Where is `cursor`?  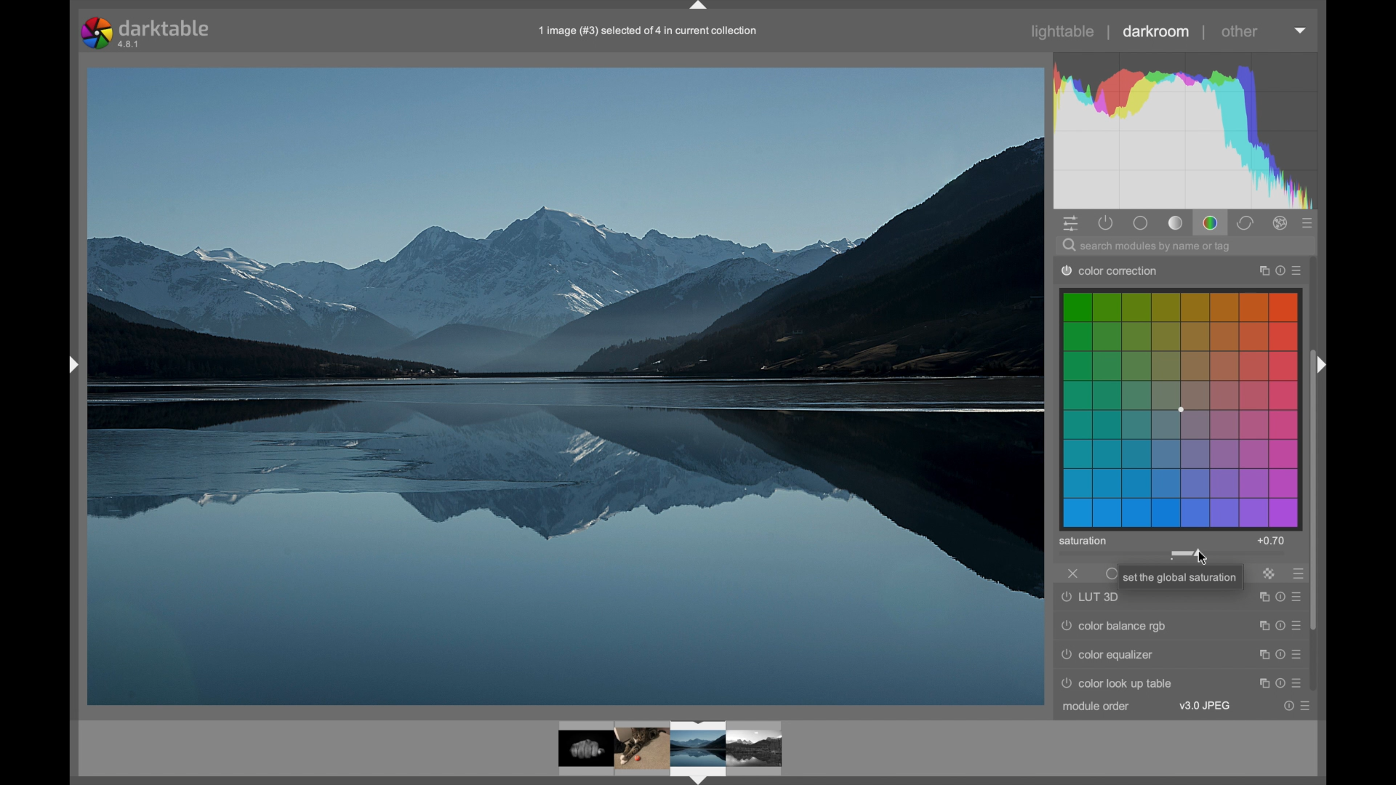
cursor is located at coordinates (1202, 558).